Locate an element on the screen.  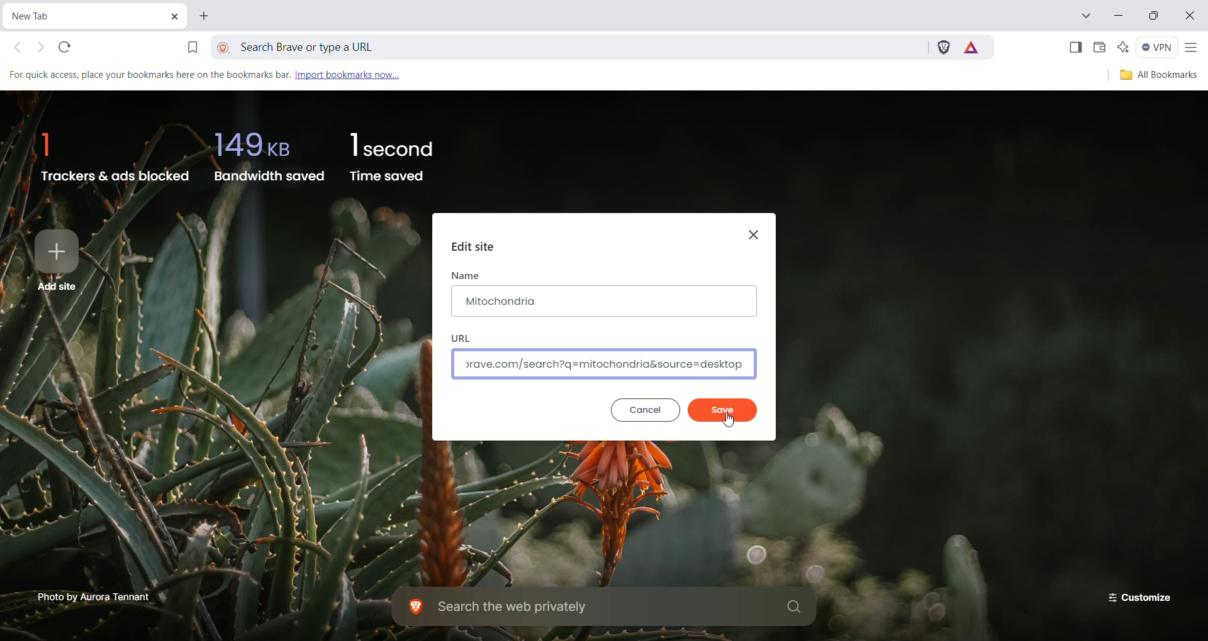
wallet is located at coordinates (1100, 48).